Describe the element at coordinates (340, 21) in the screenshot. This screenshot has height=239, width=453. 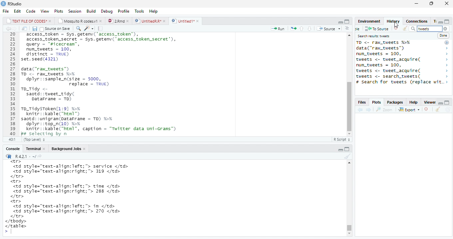
I see `minimze/maximize` at that location.